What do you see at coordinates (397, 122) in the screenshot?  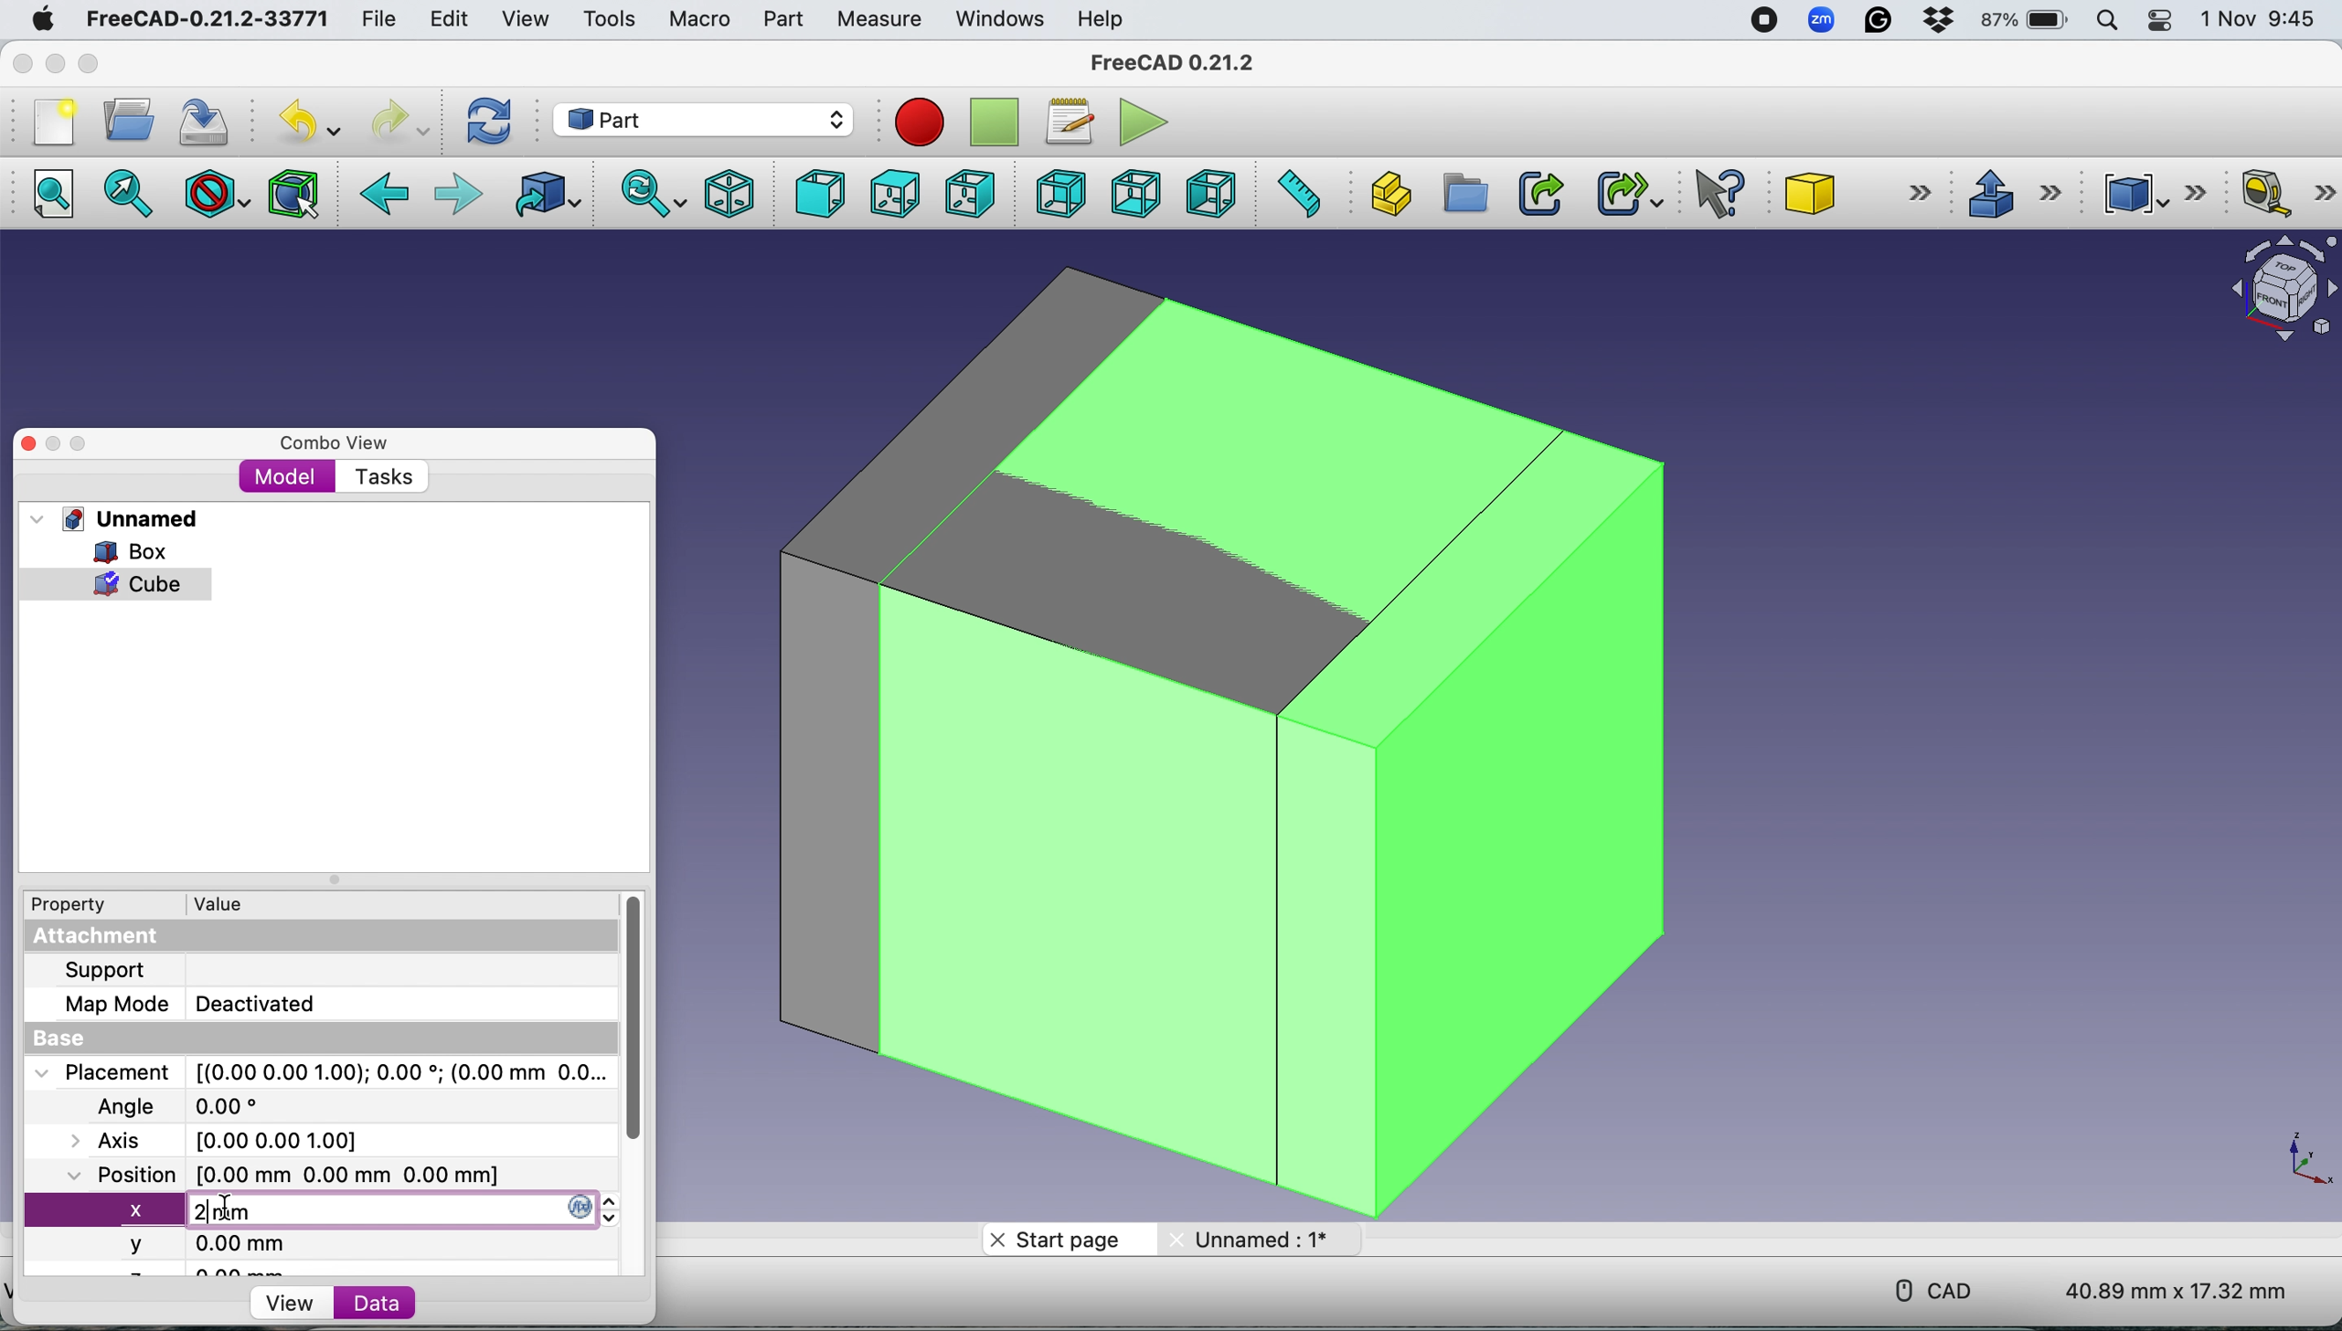 I see `Redo` at bounding box center [397, 122].